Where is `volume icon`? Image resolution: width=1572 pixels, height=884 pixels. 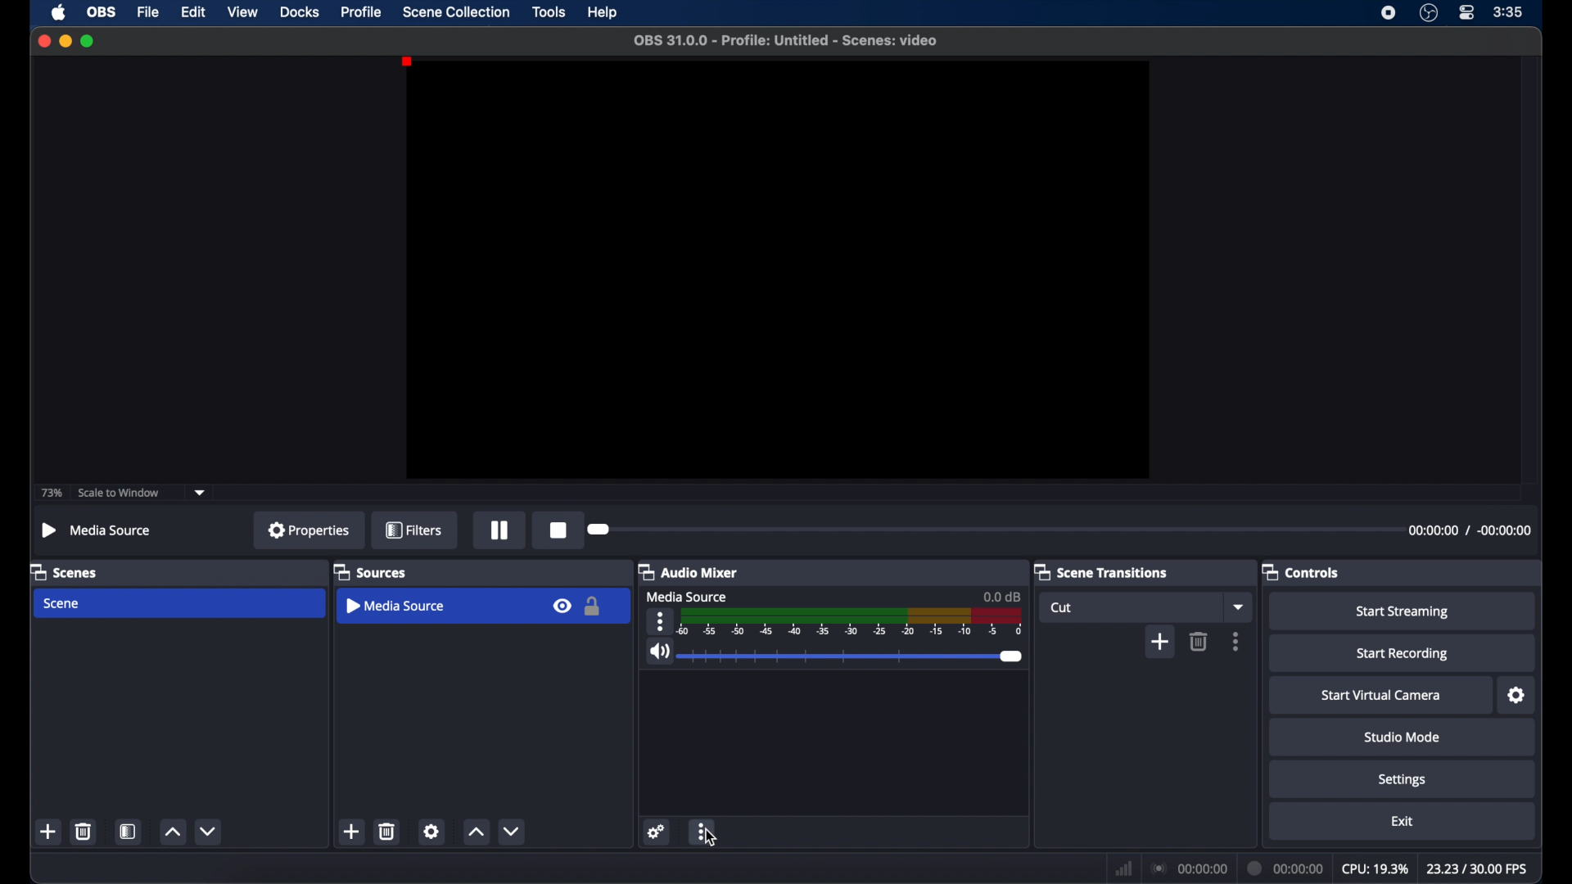 volume icon is located at coordinates (657, 652).